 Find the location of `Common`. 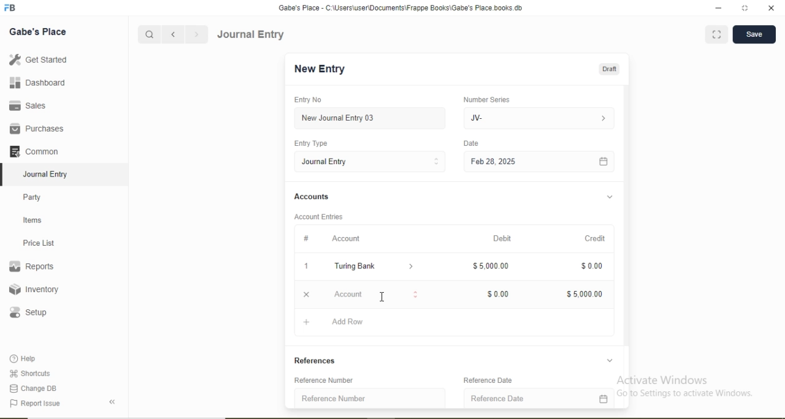

Common is located at coordinates (33, 151).